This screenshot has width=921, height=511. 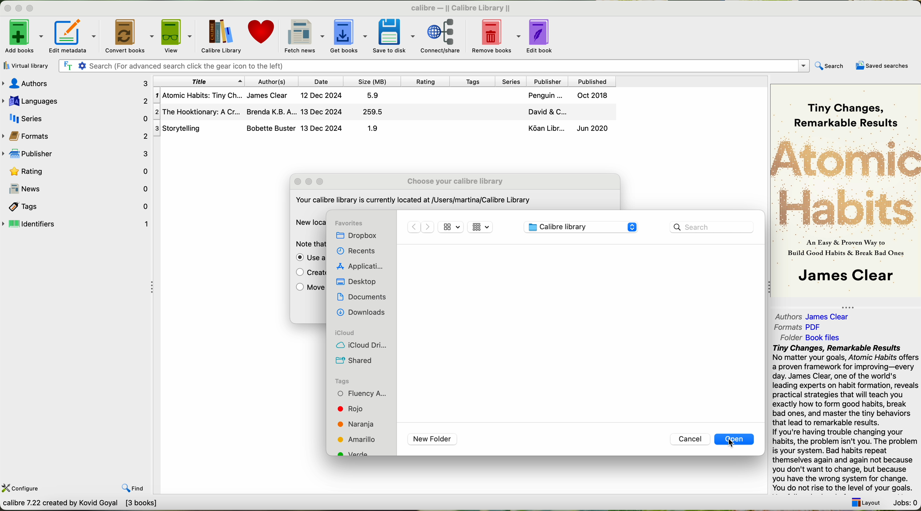 I want to click on Use a previously existing library at the chosen new location, so click(x=317, y=258).